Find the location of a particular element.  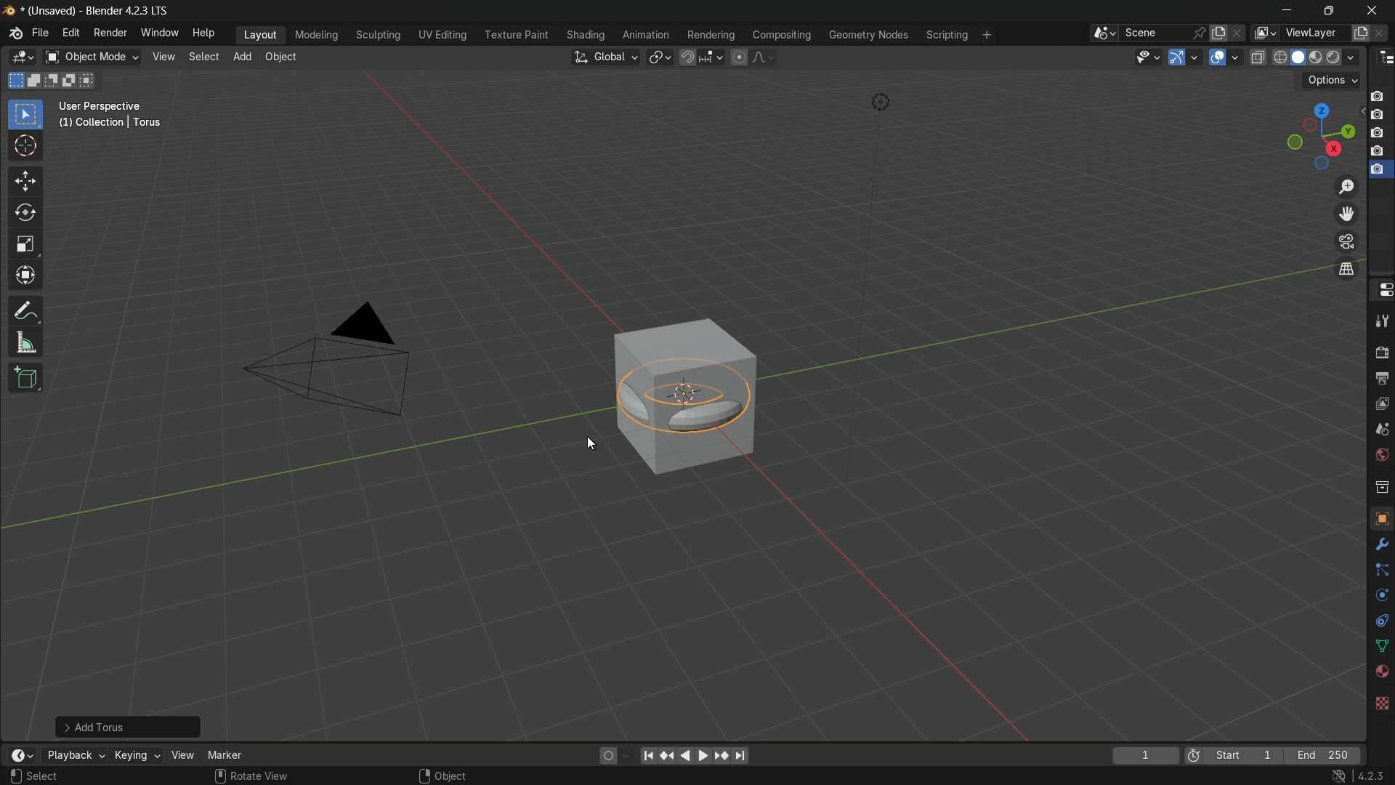

wireframe is located at coordinates (1280, 57).